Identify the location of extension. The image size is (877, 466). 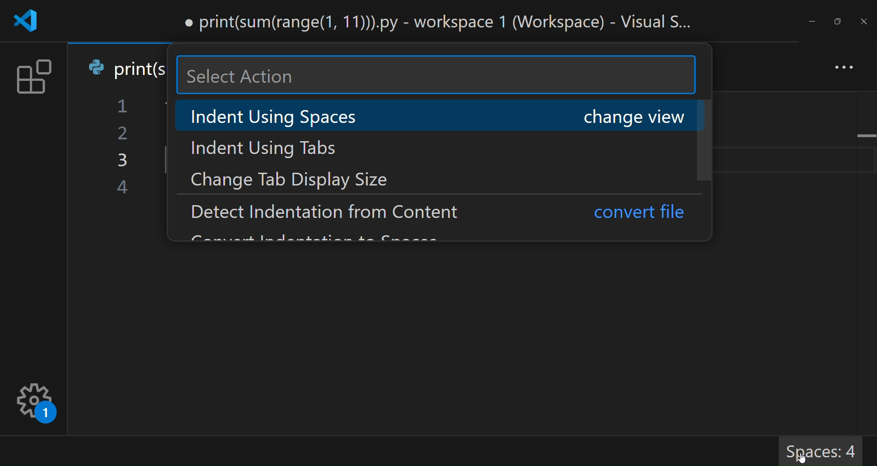
(33, 79).